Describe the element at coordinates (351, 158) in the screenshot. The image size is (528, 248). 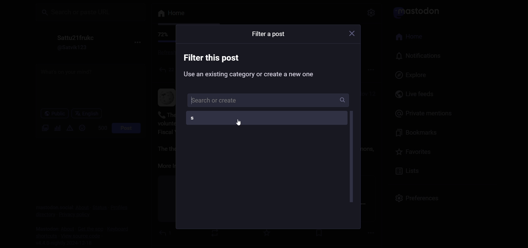
I see `scroll bar` at that location.